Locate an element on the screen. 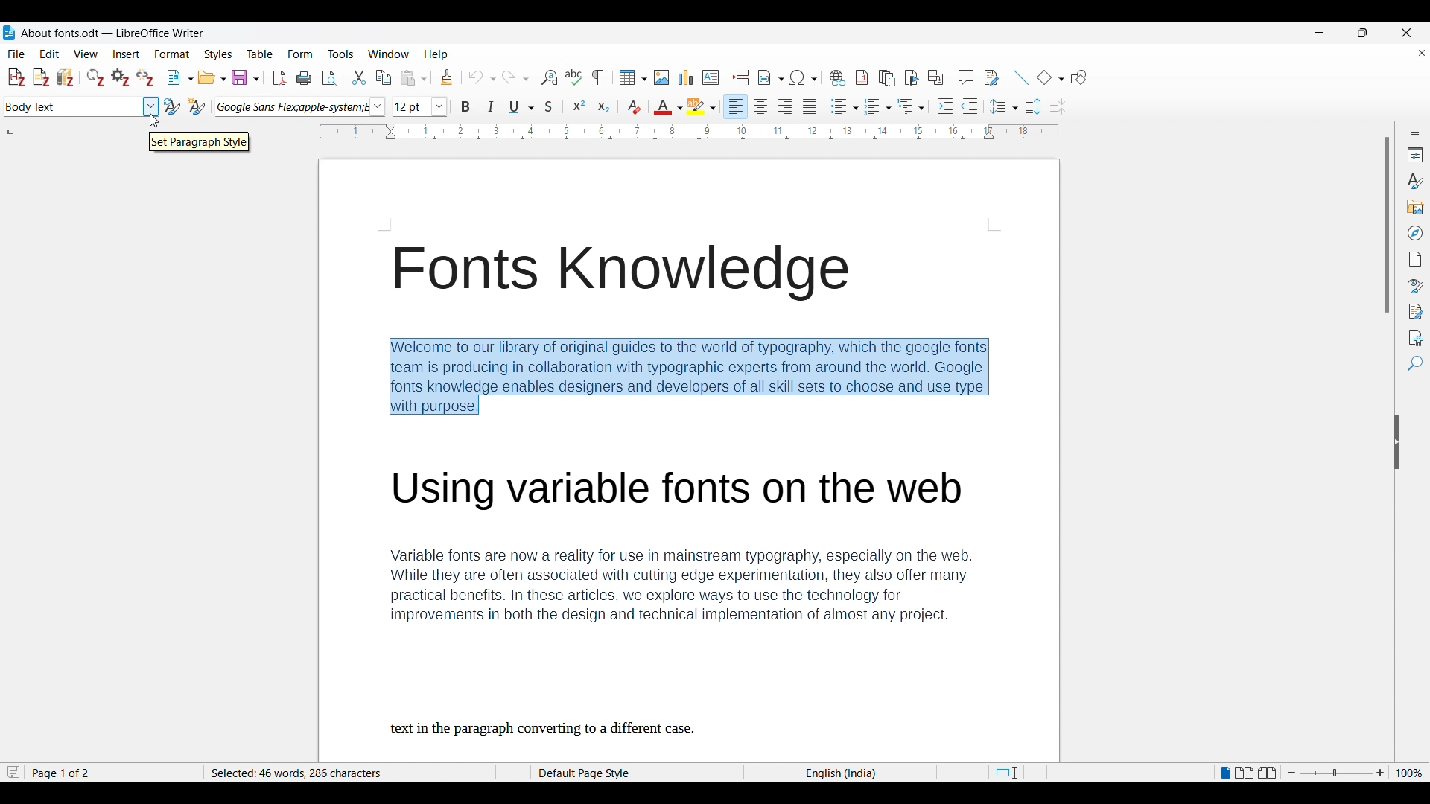 The width and height of the screenshot is (1430, 804). Italics is located at coordinates (490, 106).